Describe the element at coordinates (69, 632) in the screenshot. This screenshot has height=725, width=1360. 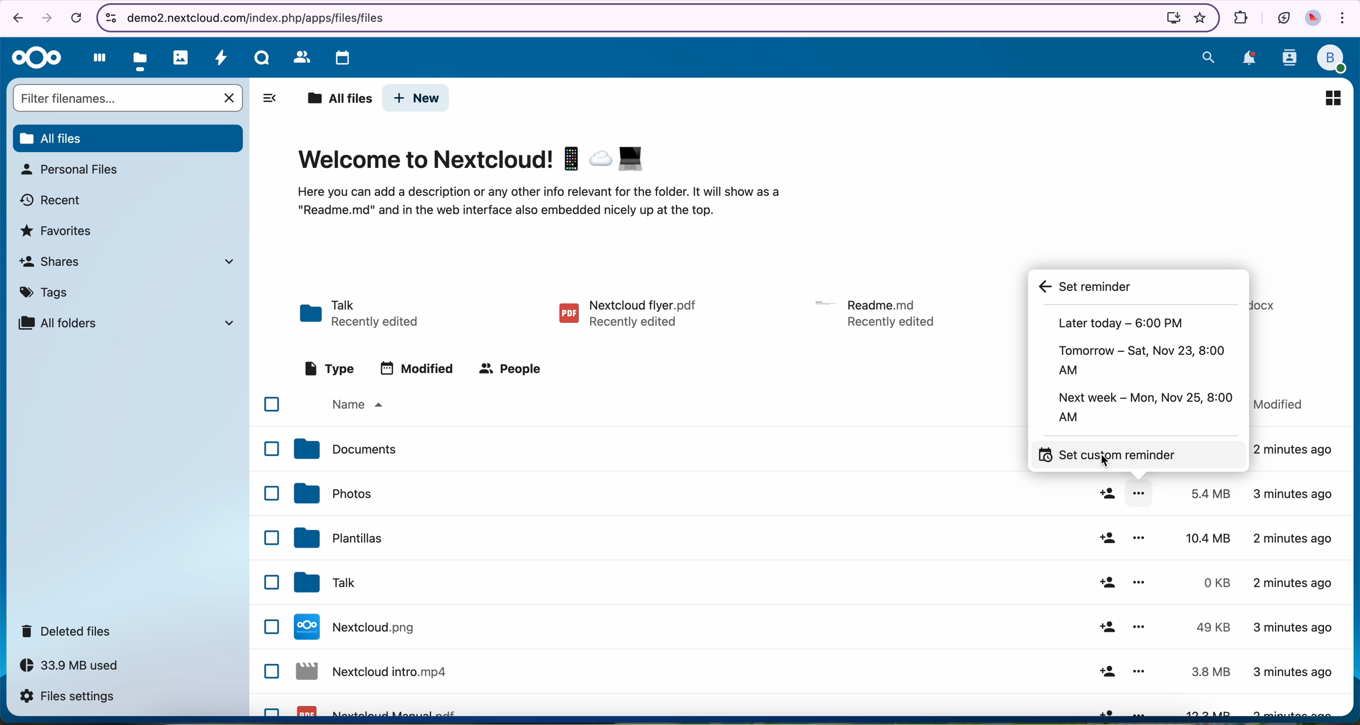
I see `deleted files` at that location.